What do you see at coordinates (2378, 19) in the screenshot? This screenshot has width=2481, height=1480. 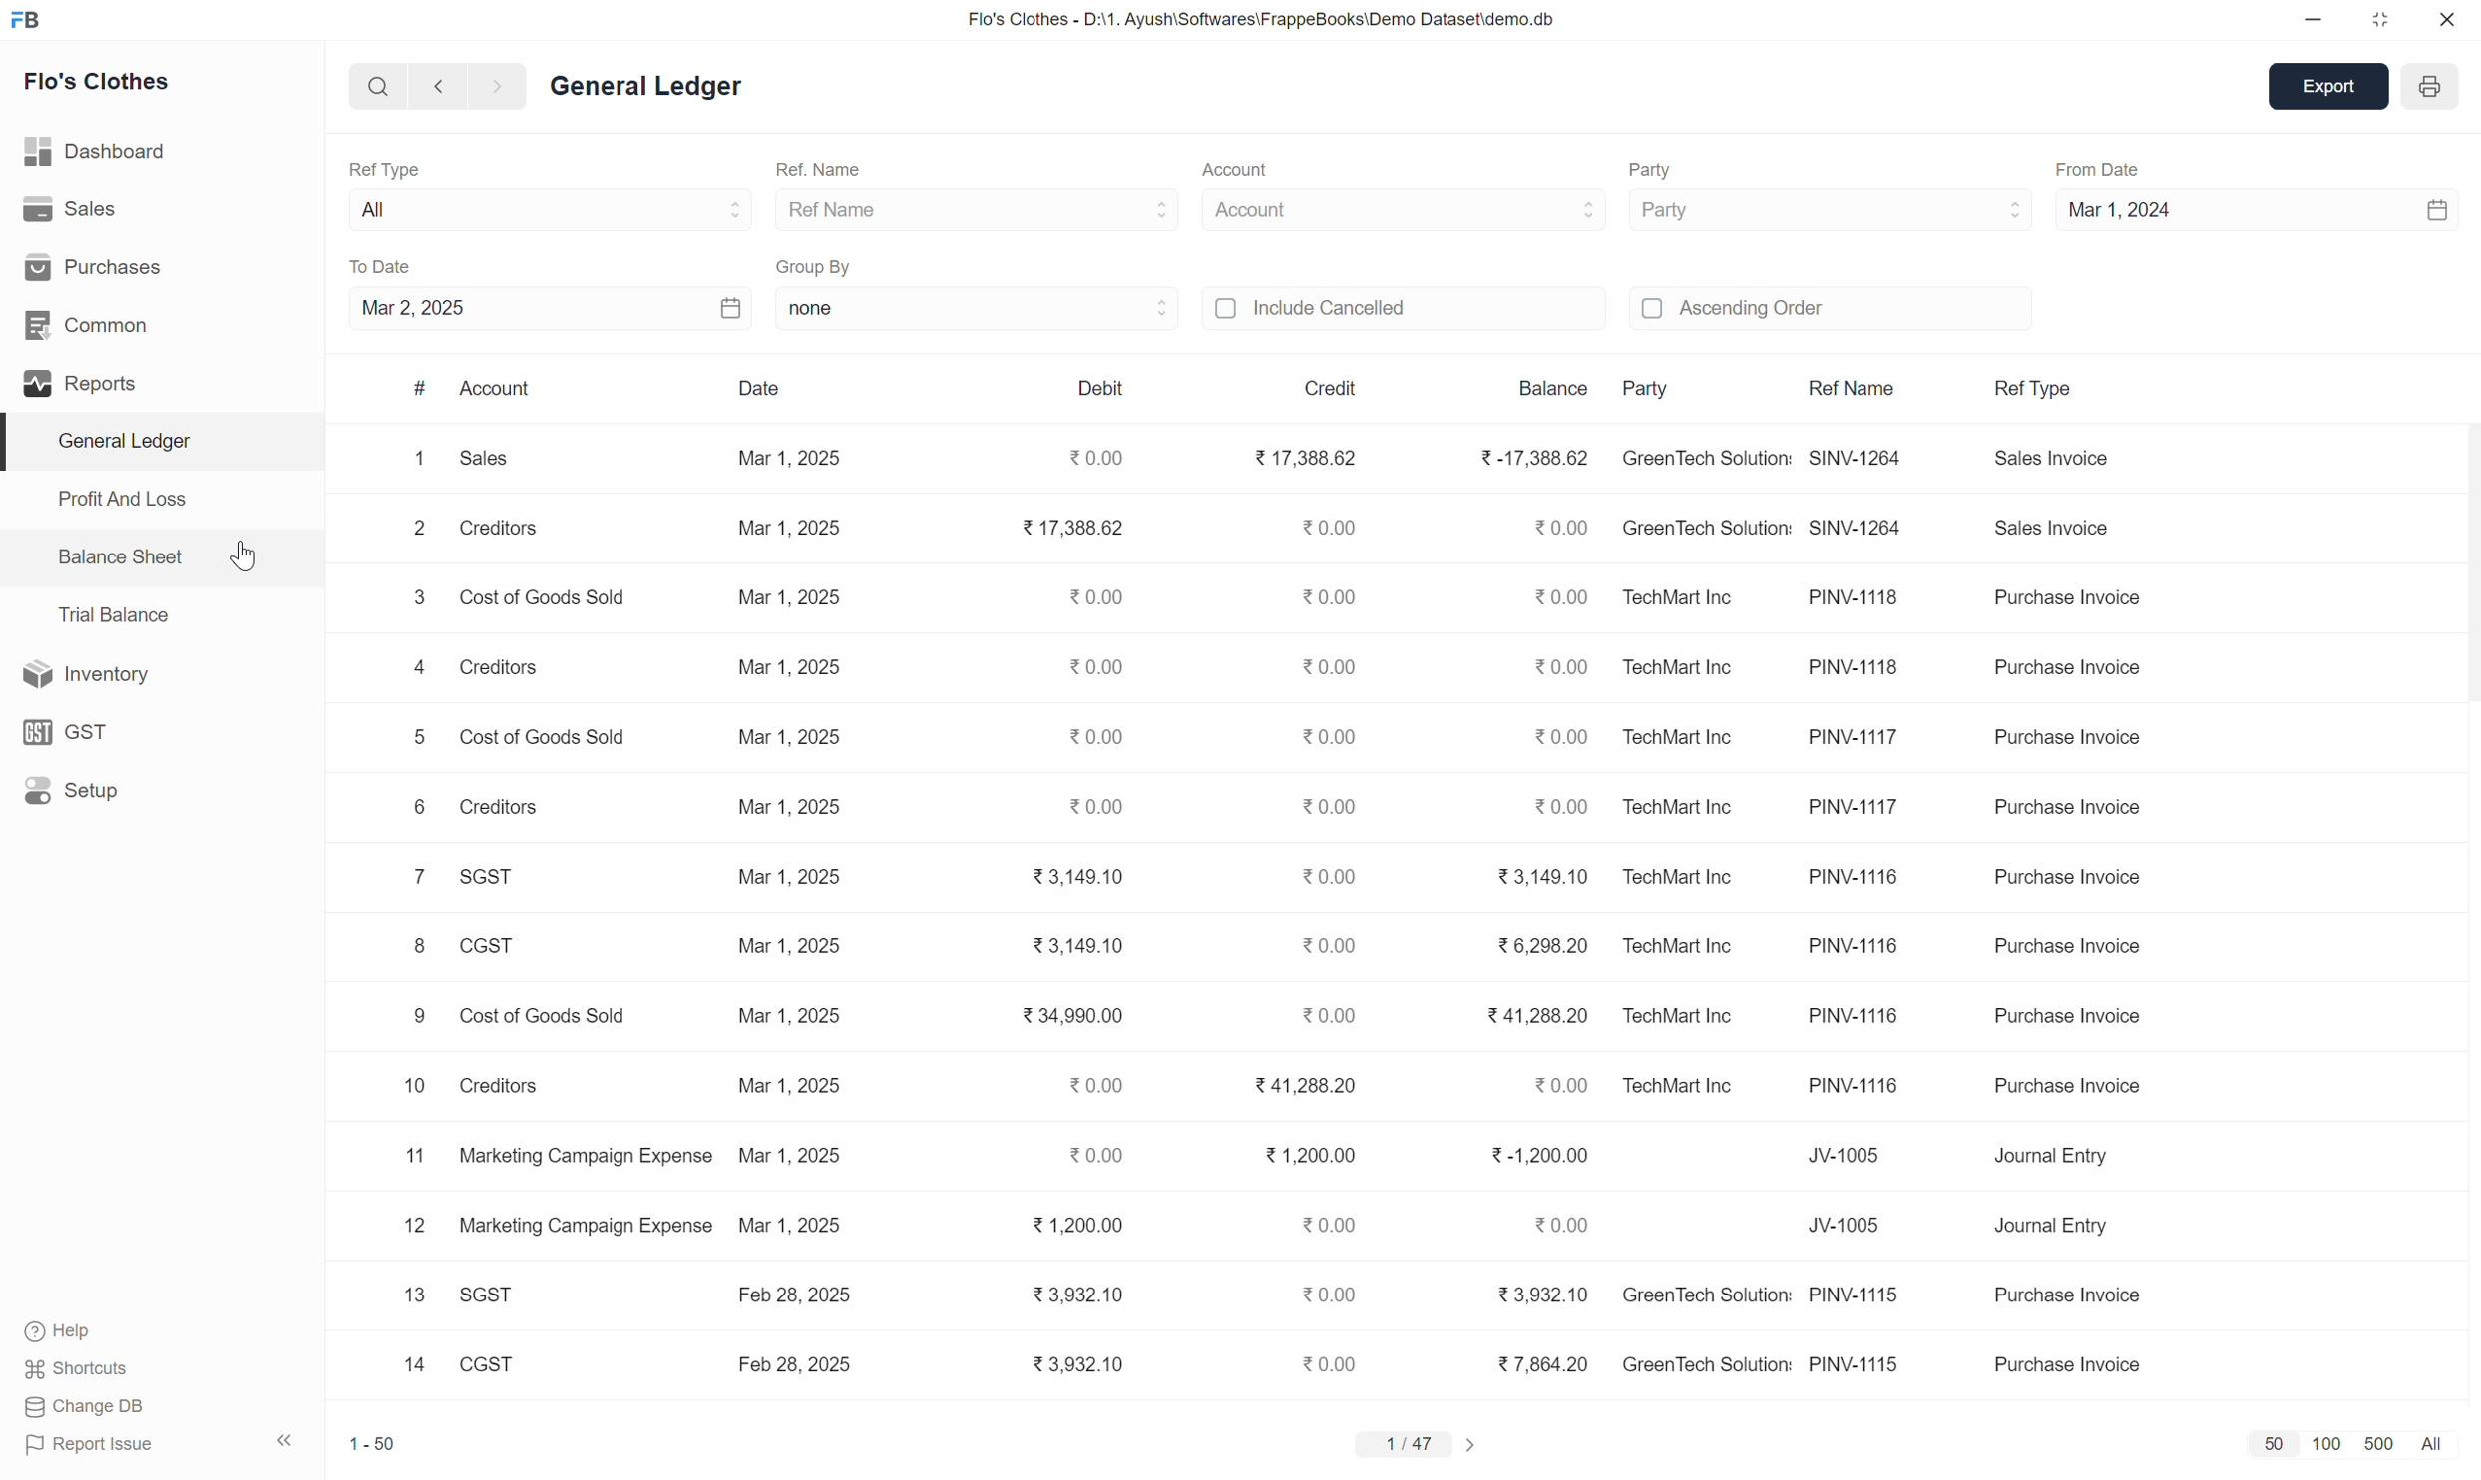 I see `maximize` at bounding box center [2378, 19].